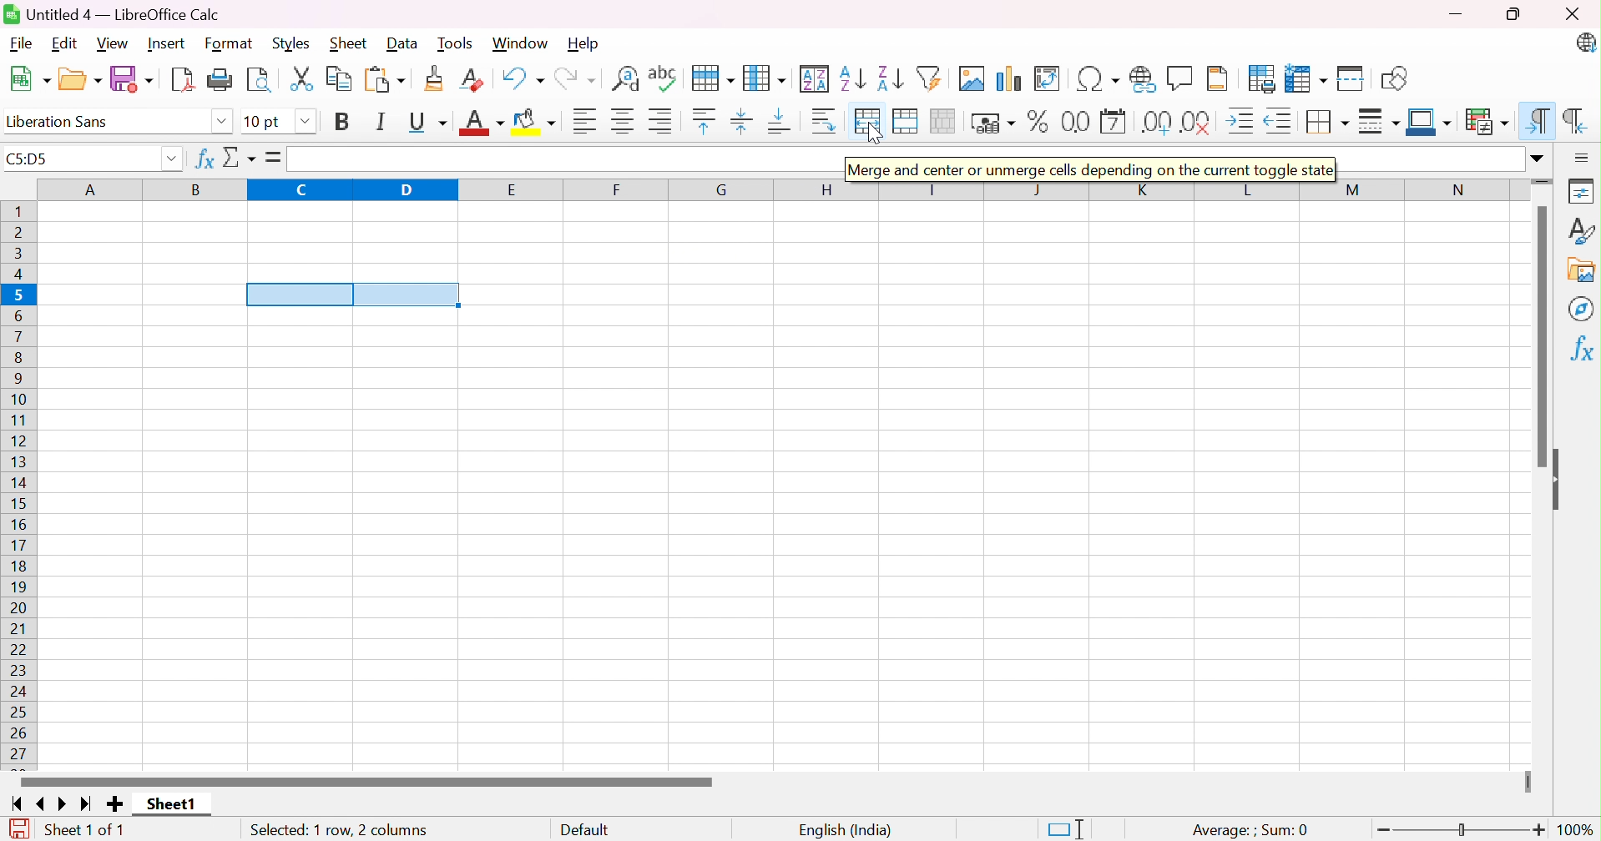 This screenshot has width=1601, height=841. What do you see at coordinates (1579, 269) in the screenshot?
I see `Gallery` at bounding box center [1579, 269].